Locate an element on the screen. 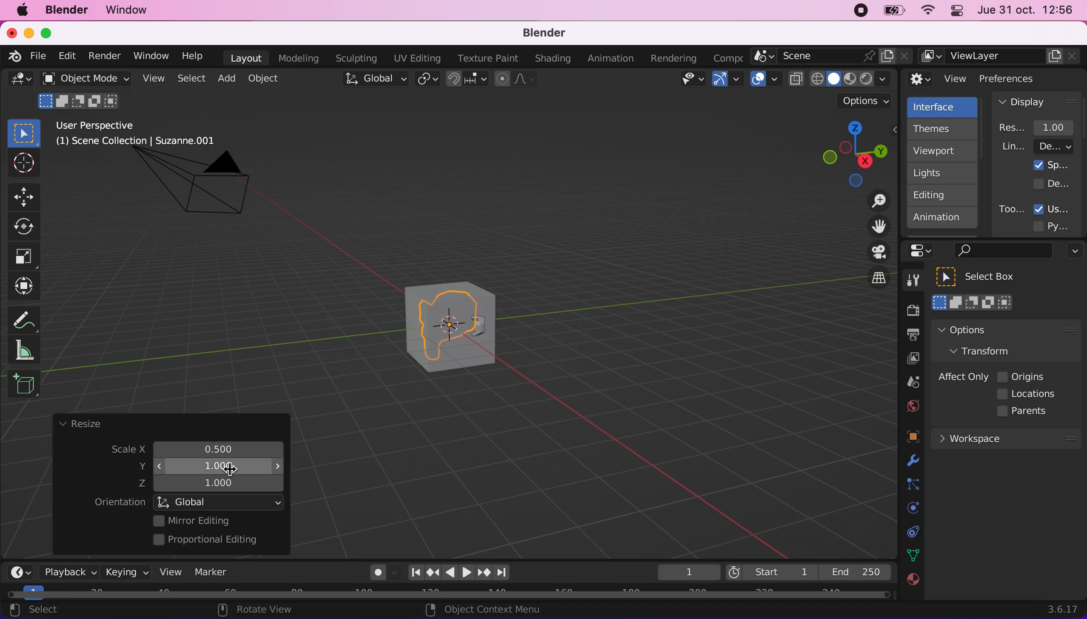  display panel is located at coordinates (1037, 101).